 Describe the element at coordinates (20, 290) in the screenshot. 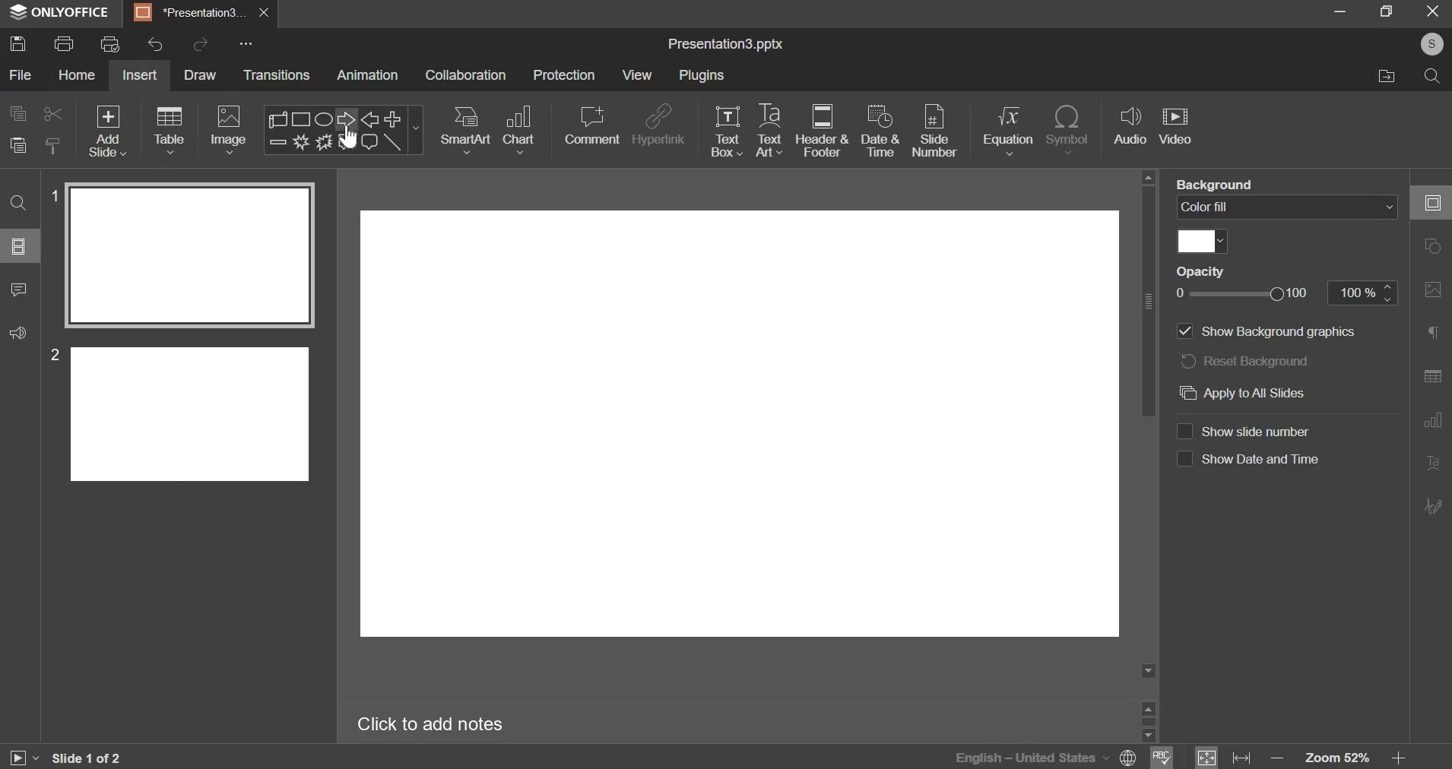

I see `comment` at that location.